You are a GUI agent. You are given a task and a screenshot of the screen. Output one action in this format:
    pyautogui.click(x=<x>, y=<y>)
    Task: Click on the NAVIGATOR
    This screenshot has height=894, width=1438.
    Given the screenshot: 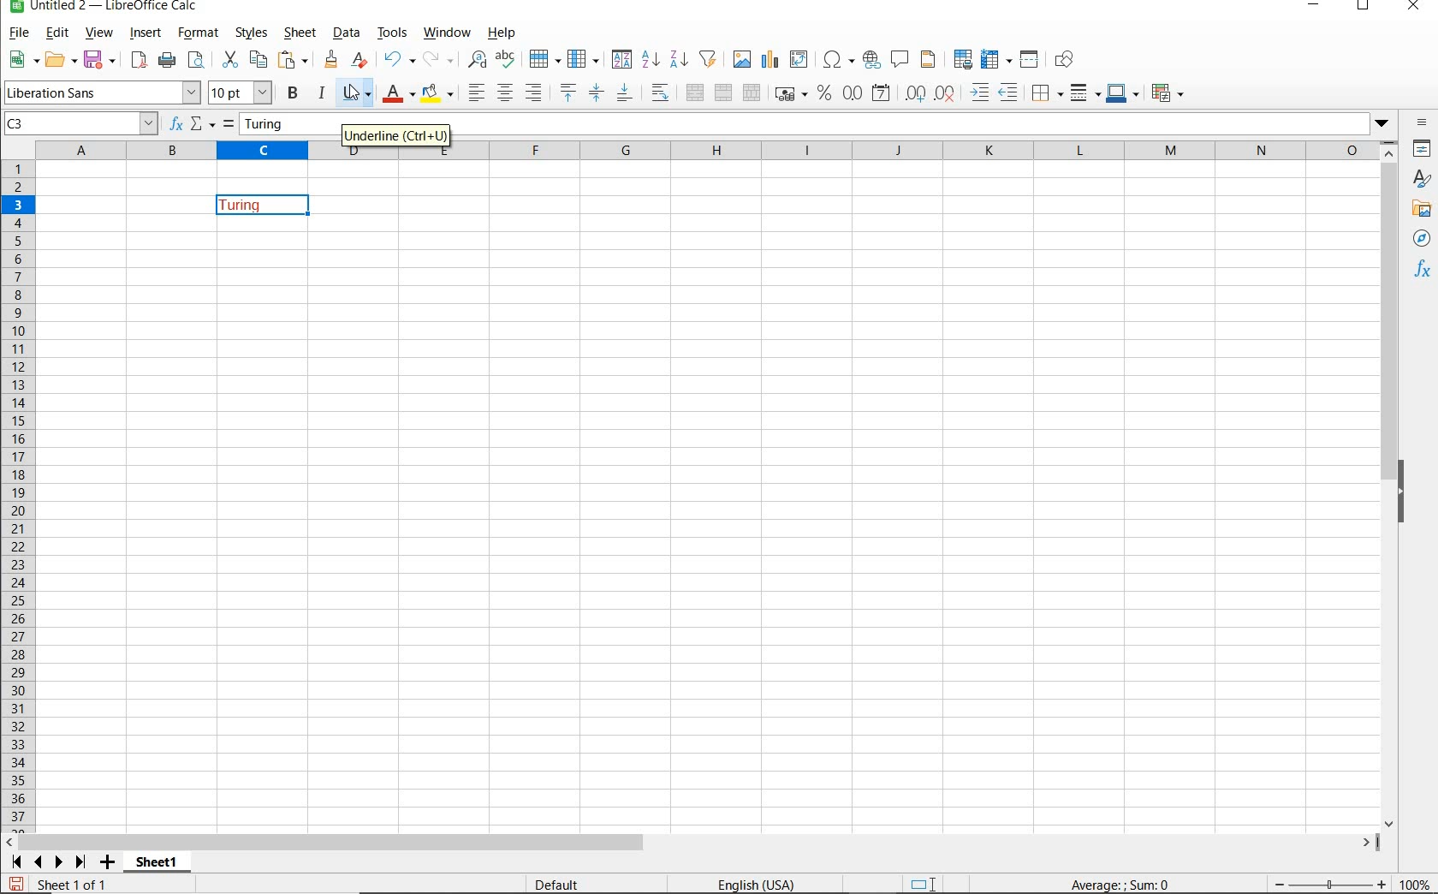 What is the action you would take?
    pyautogui.click(x=1423, y=240)
    